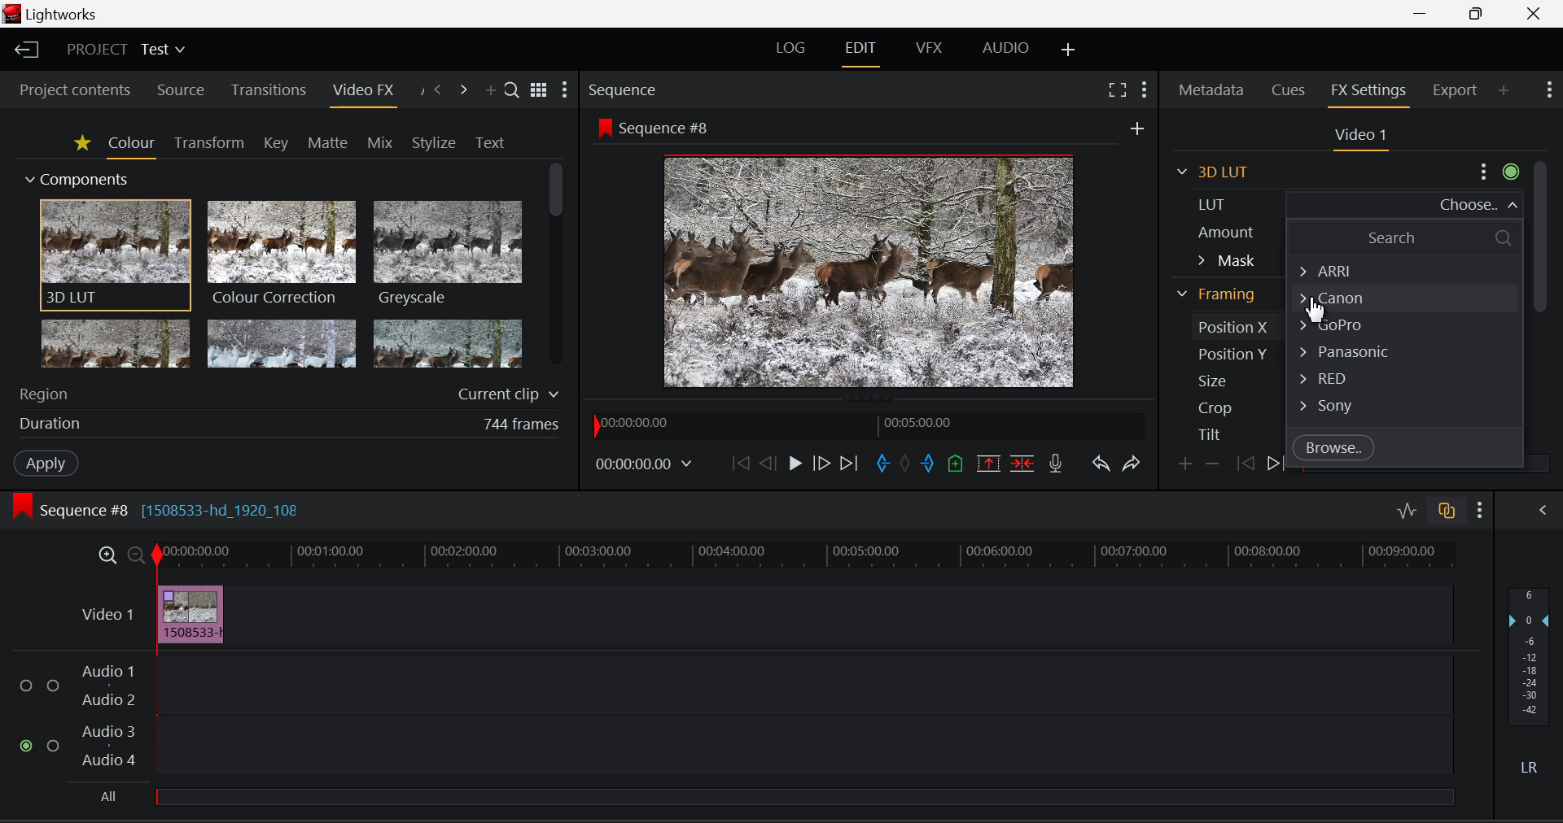  I want to click on Cursor Position, so click(1316, 307).